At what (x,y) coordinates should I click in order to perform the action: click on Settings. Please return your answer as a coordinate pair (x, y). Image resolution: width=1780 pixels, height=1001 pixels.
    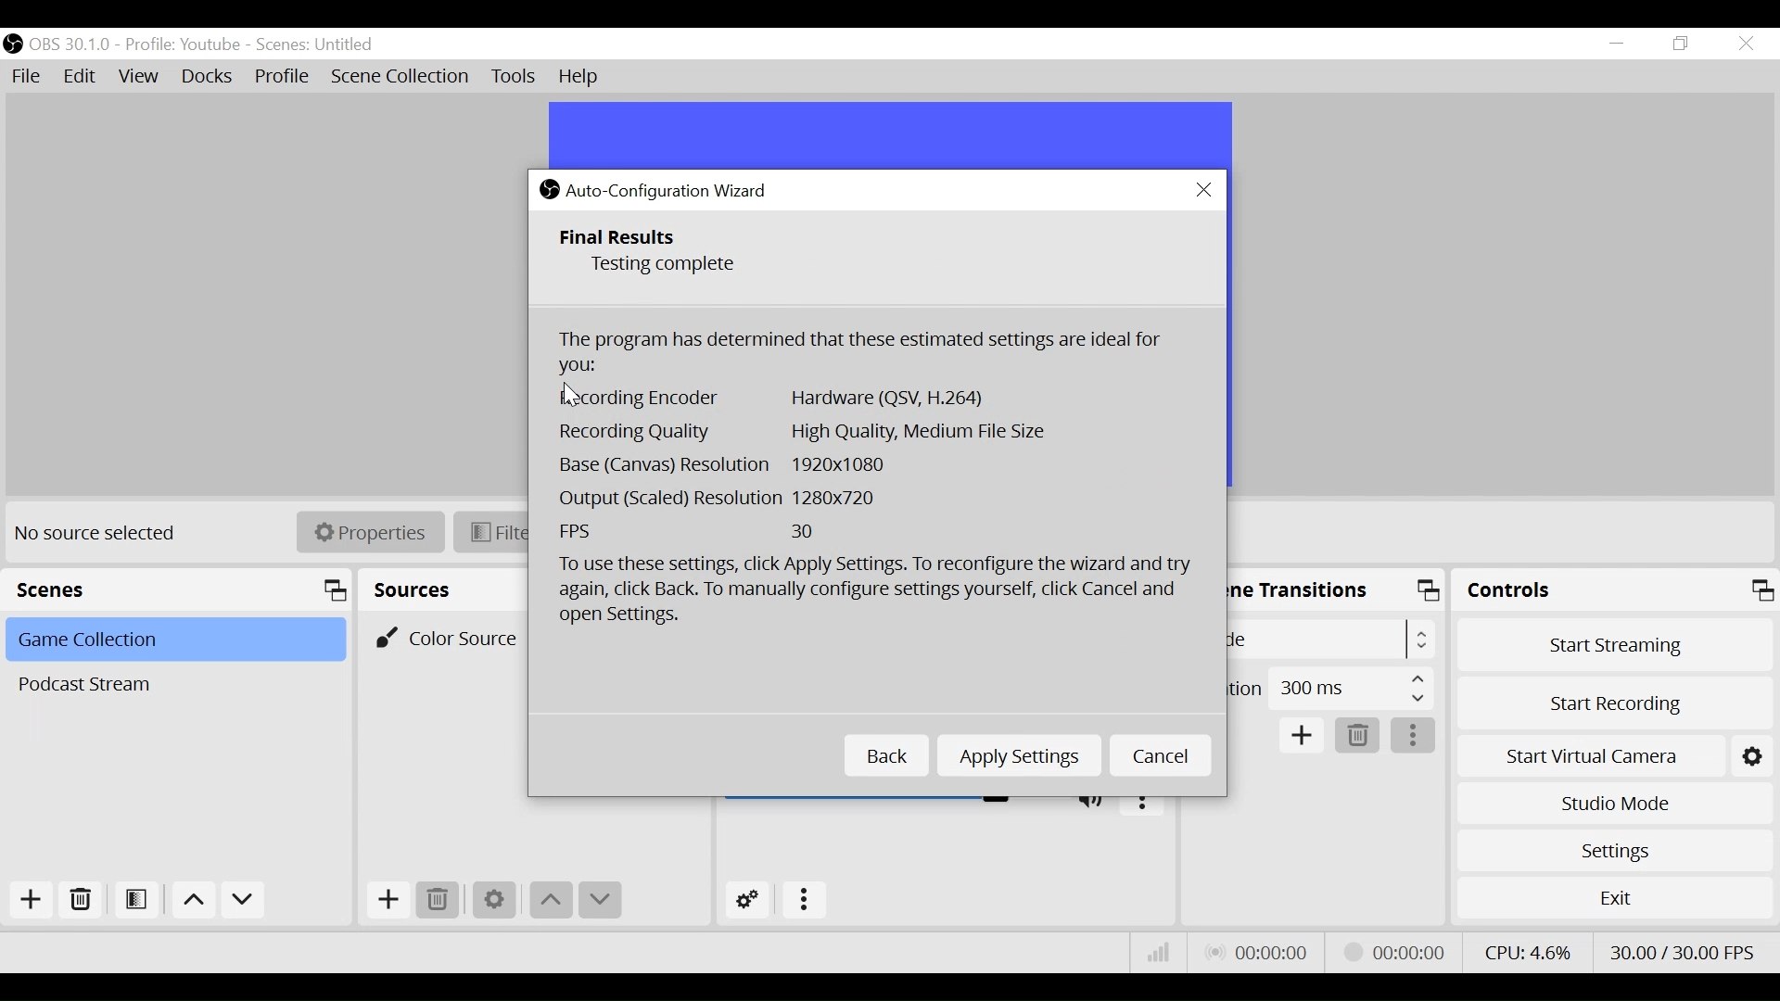
    Looking at the image, I should click on (1611, 851).